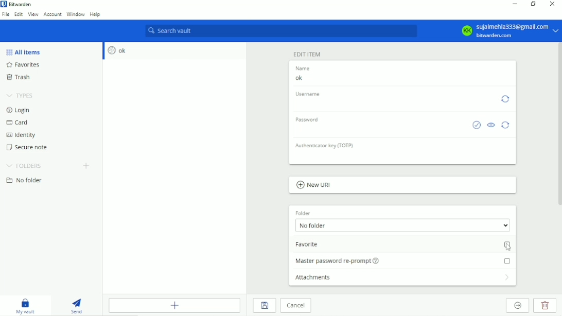 This screenshot has width=562, height=316. What do you see at coordinates (80, 304) in the screenshot?
I see `Send` at bounding box center [80, 304].